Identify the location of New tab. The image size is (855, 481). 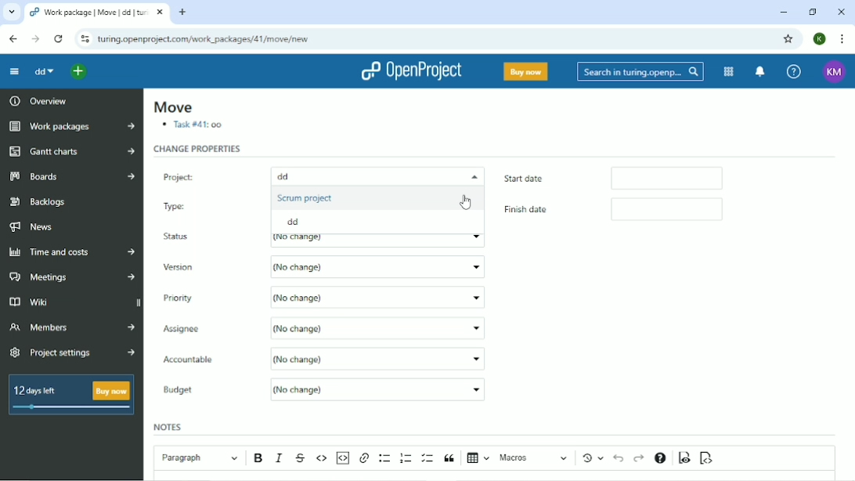
(182, 12).